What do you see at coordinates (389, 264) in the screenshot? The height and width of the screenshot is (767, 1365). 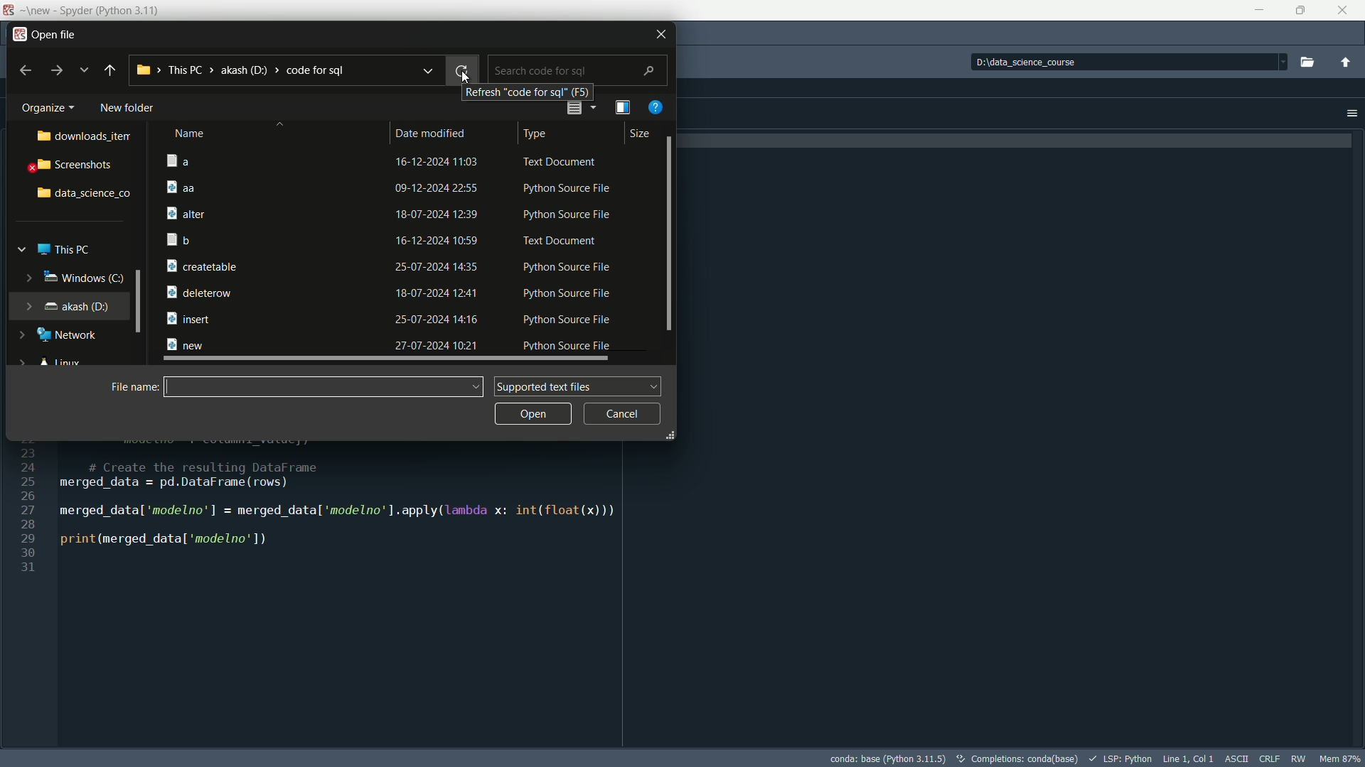 I see `file-5` at bounding box center [389, 264].